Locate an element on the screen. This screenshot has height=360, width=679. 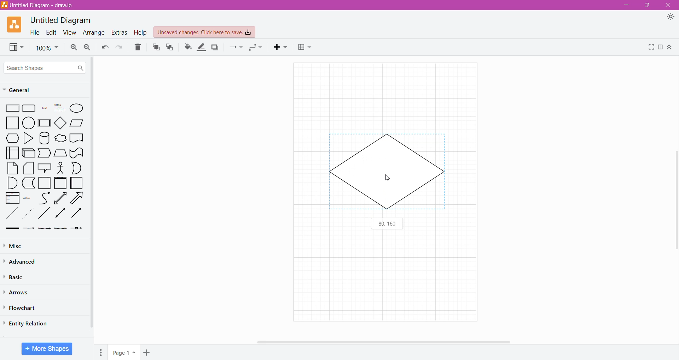
Zoom Out is located at coordinates (87, 48).